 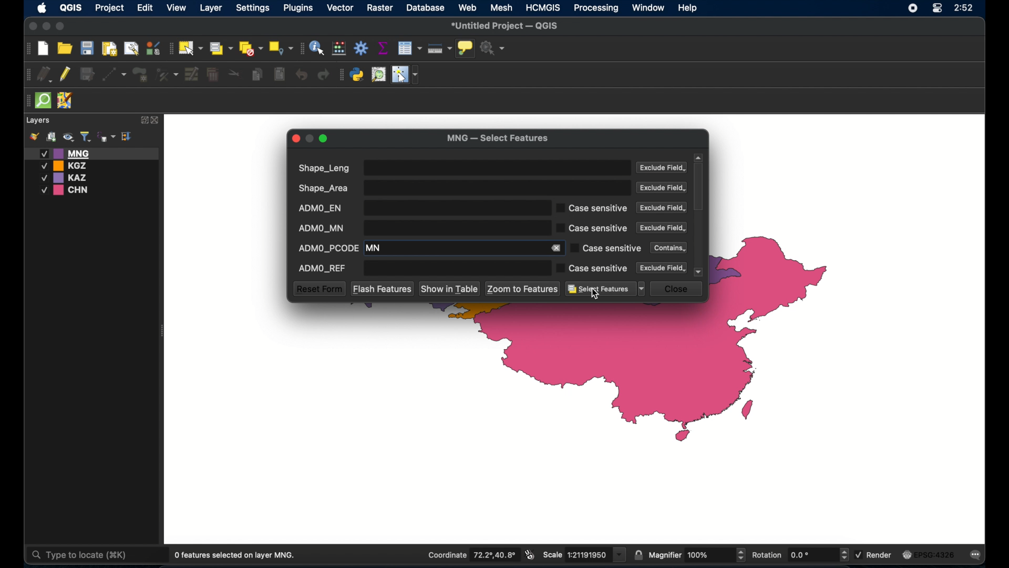 What do you see at coordinates (27, 74) in the screenshot?
I see `drag handle` at bounding box center [27, 74].